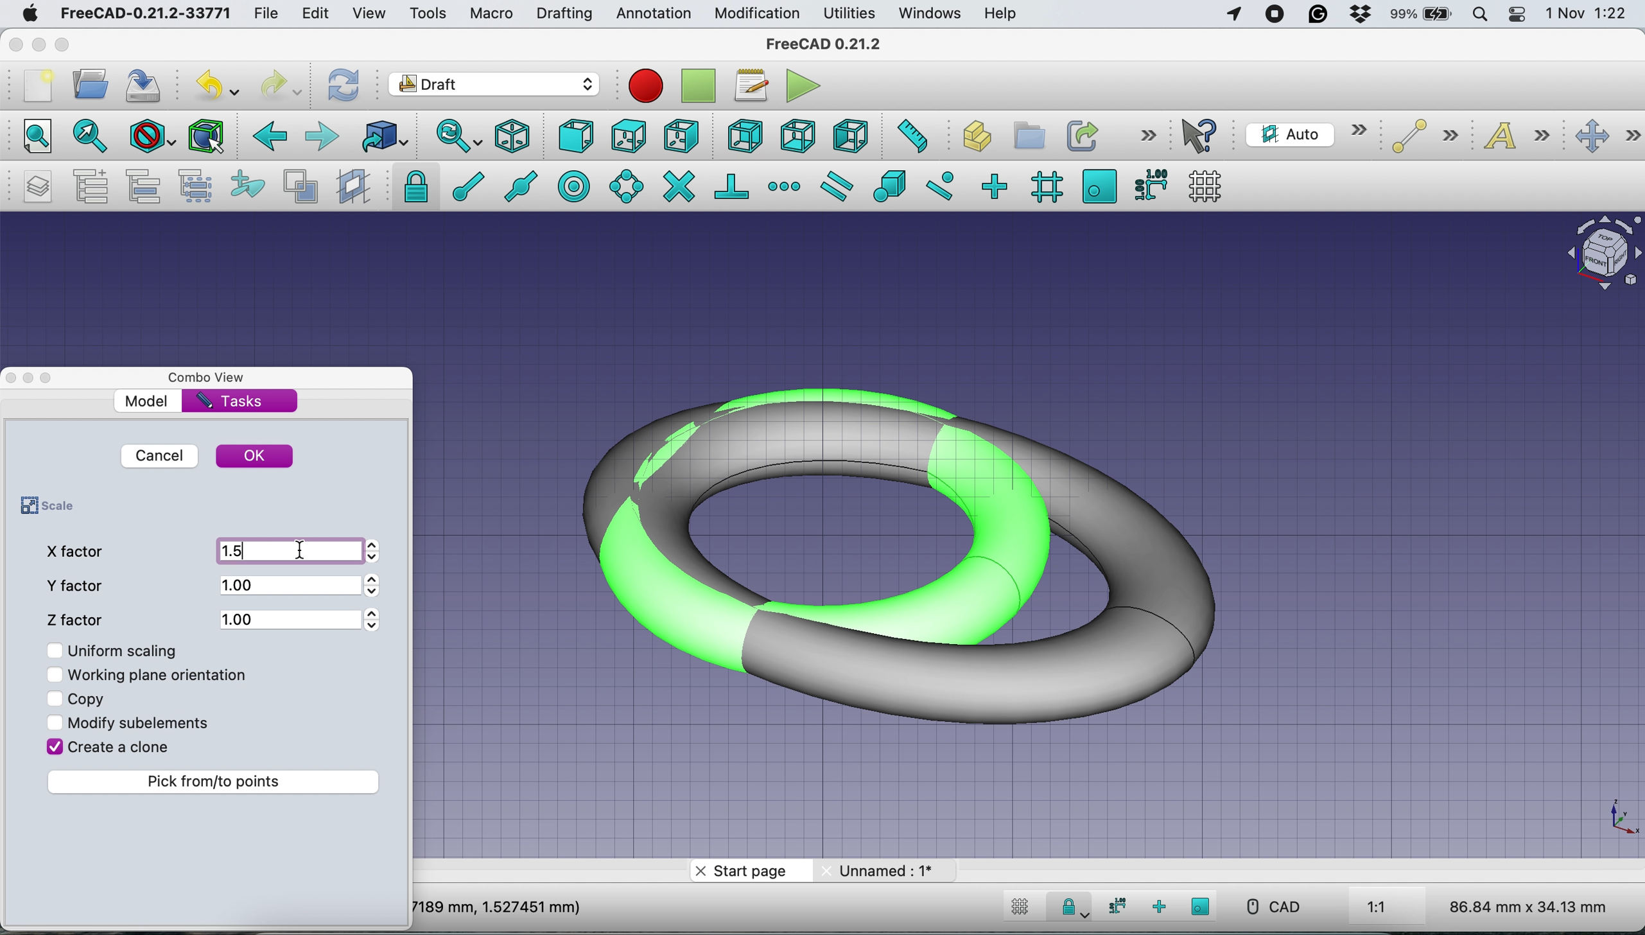  Describe the element at coordinates (891, 186) in the screenshot. I see `snap special` at that location.